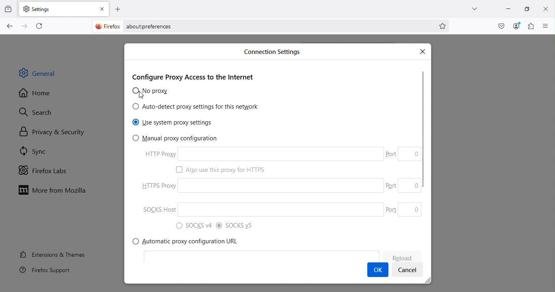 The height and width of the screenshot is (292, 555). Describe the element at coordinates (38, 26) in the screenshot. I see `Reload the current page` at that location.